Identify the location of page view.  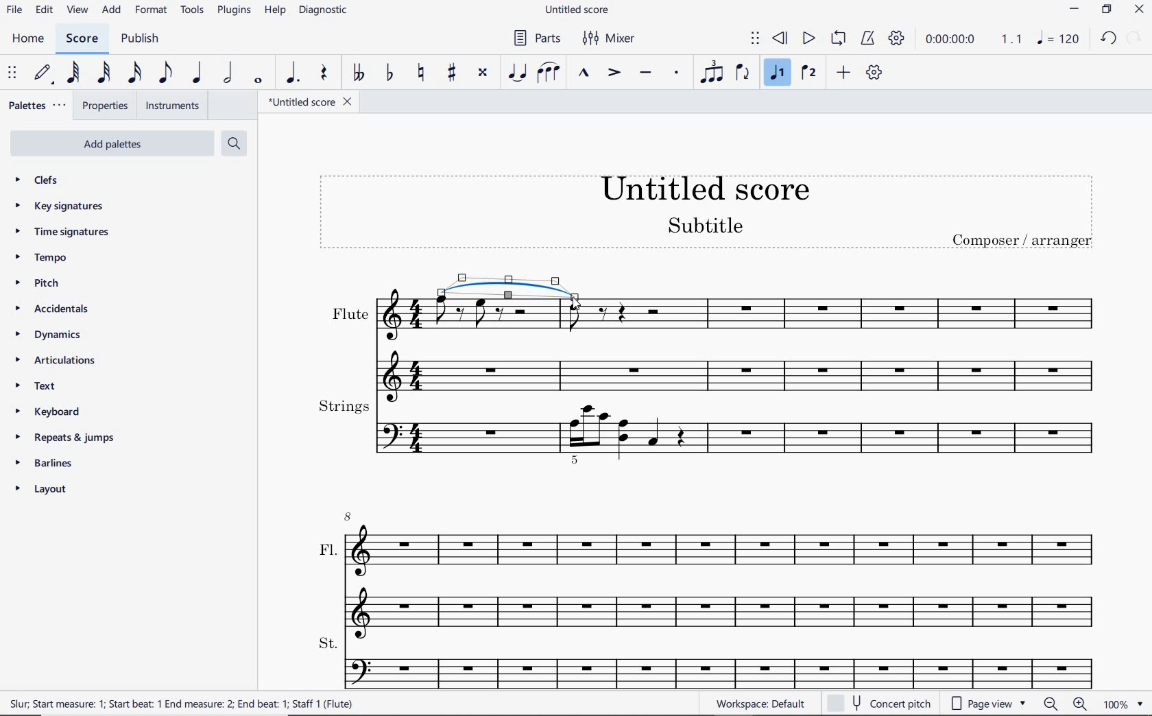
(990, 702).